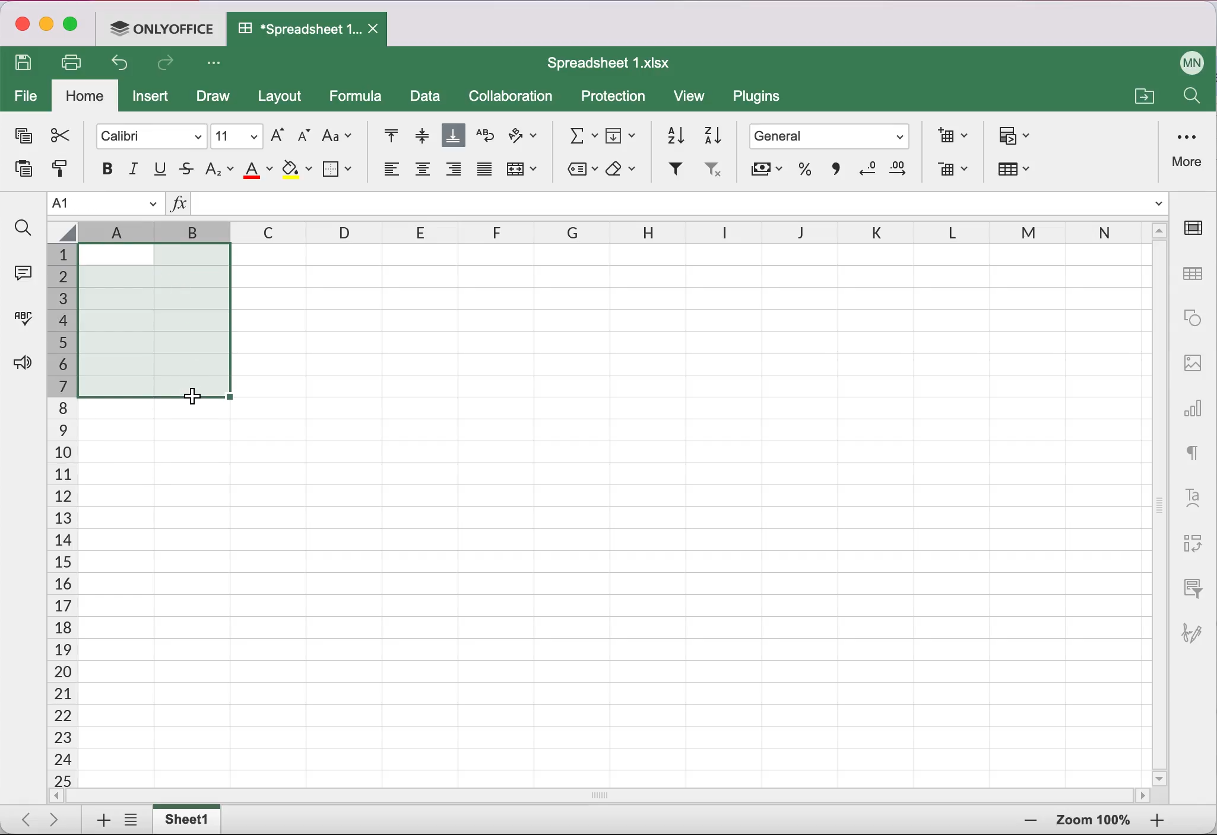  I want to click on zoom percentage, so click(1094, 822).